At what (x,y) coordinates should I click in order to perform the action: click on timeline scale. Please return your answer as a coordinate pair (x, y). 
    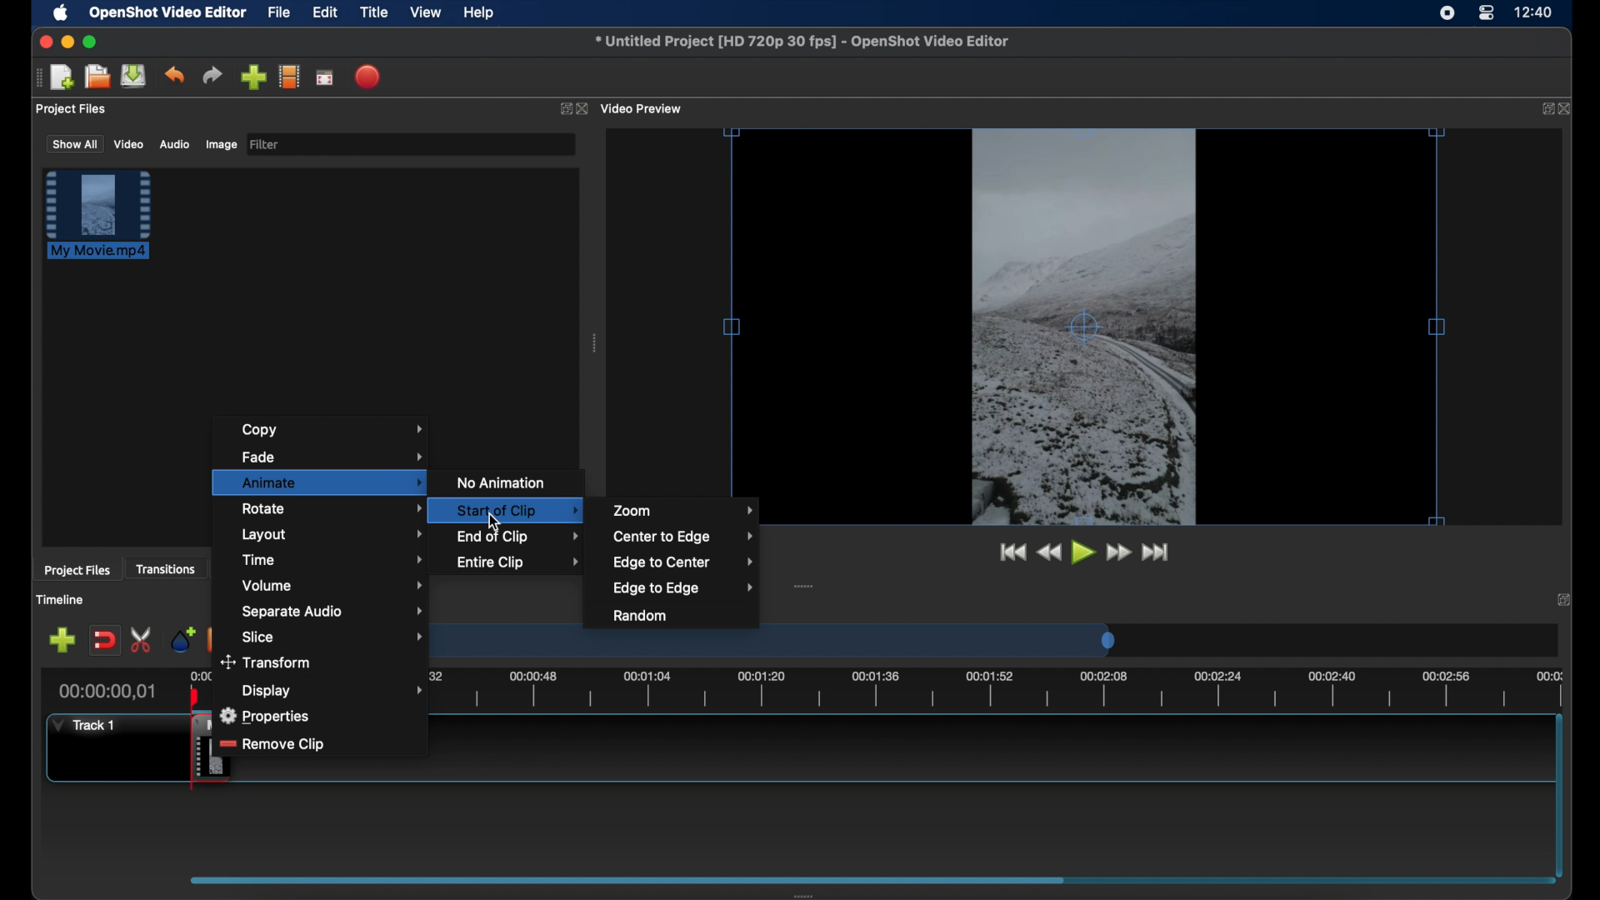
    Looking at the image, I should click on (948, 693).